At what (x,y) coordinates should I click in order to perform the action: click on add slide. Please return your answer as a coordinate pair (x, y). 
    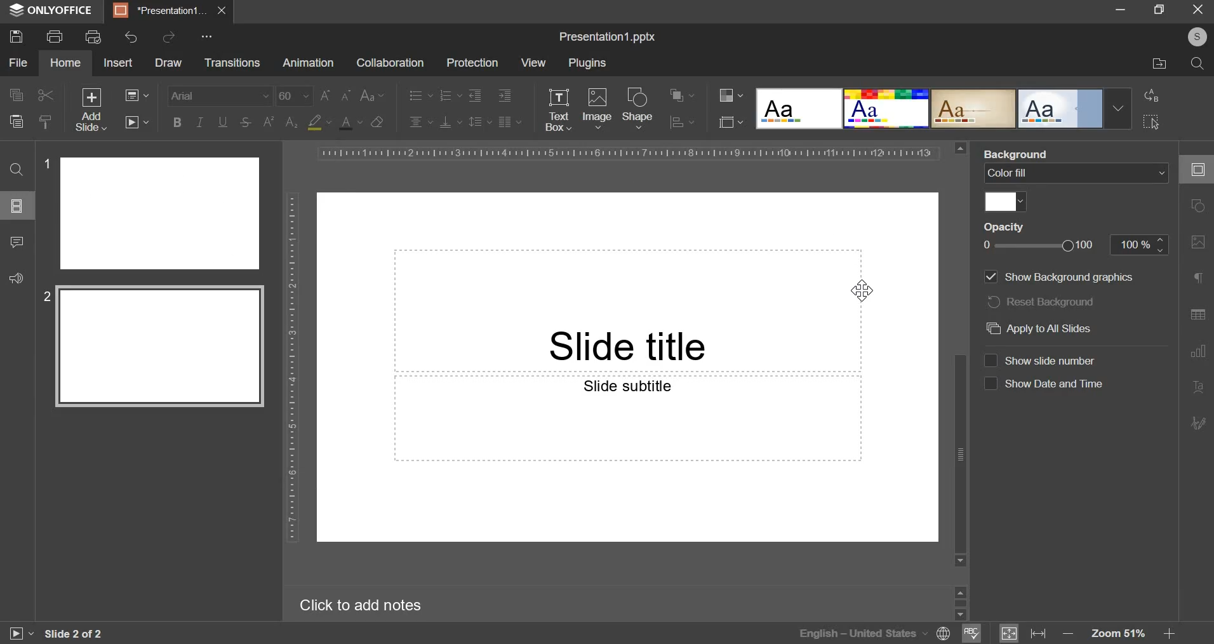
    Looking at the image, I should click on (92, 110).